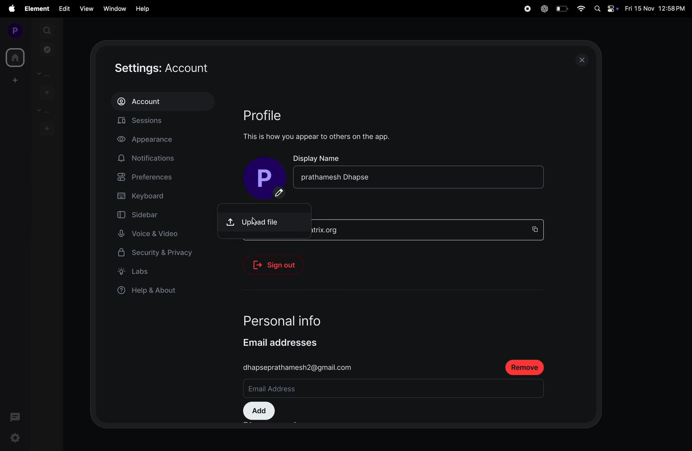 This screenshot has height=451, width=692. What do you see at coordinates (46, 92) in the screenshot?
I see `add people` at bounding box center [46, 92].